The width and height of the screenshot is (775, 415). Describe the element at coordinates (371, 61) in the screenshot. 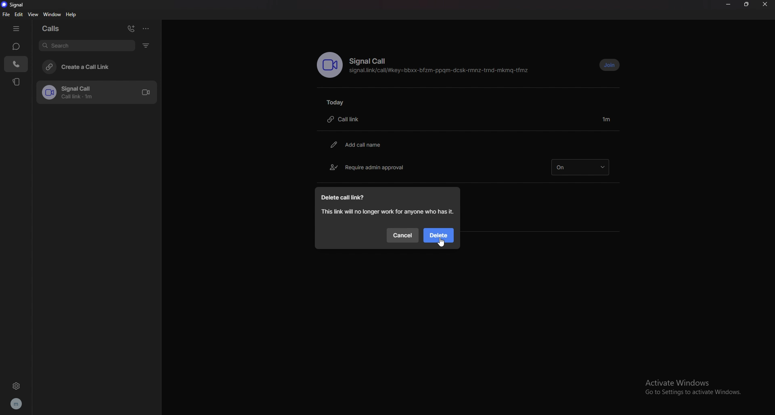

I see `signal call` at that location.